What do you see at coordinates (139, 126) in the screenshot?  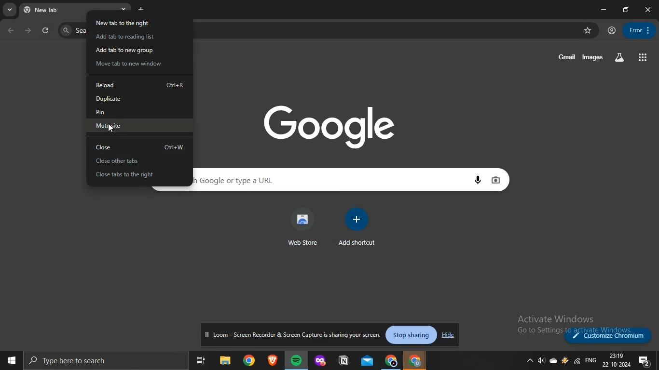 I see `mute site` at bounding box center [139, 126].